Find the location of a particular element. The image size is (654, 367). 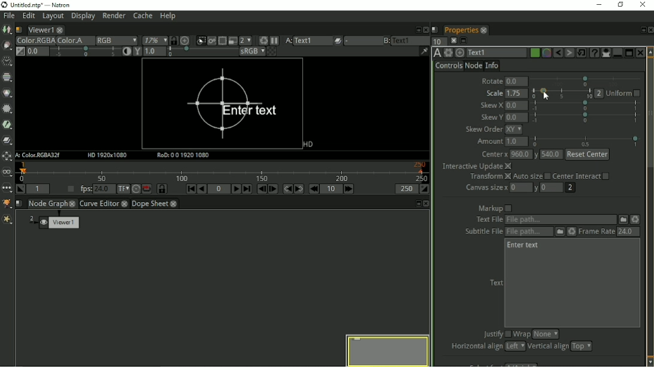

Node color is located at coordinates (534, 52).